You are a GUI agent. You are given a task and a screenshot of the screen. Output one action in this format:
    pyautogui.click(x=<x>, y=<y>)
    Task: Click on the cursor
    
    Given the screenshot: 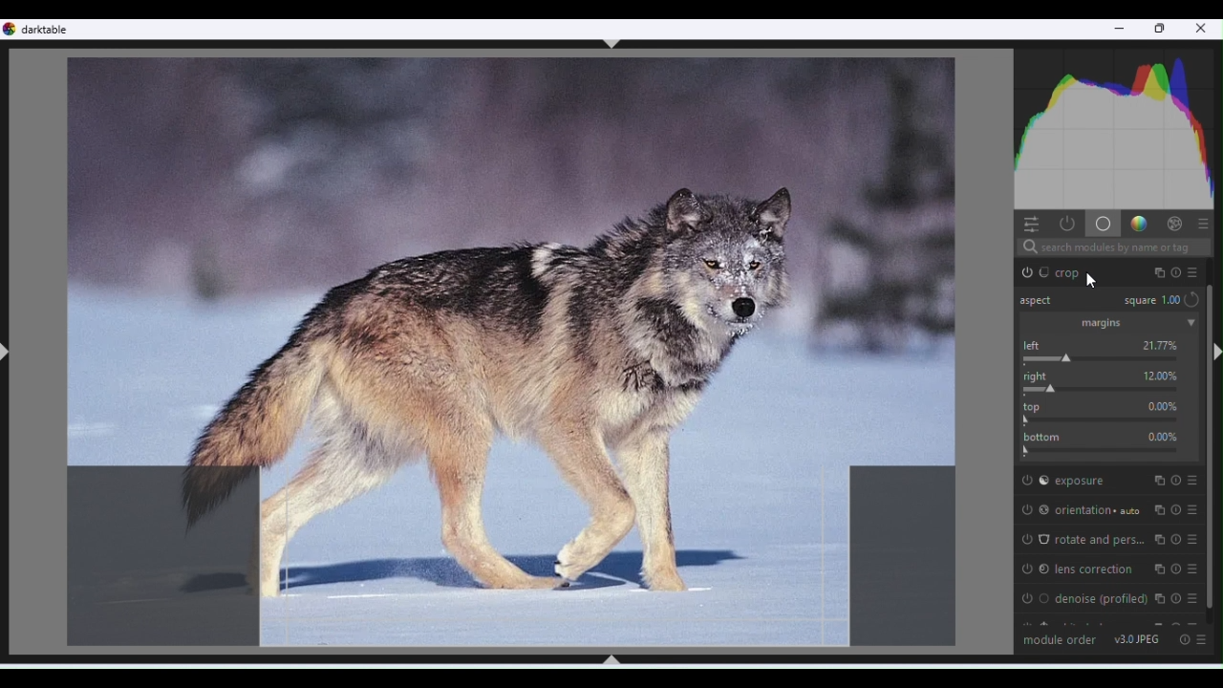 What is the action you would take?
    pyautogui.click(x=1091, y=279)
    